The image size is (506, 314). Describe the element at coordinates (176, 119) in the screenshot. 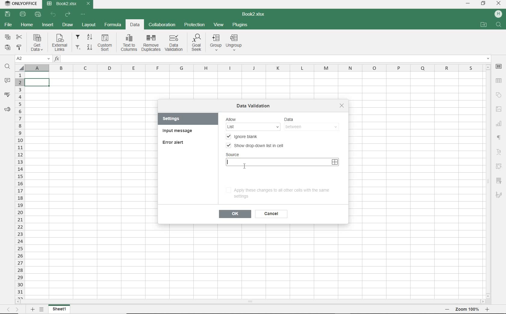

I see `settings` at that location.